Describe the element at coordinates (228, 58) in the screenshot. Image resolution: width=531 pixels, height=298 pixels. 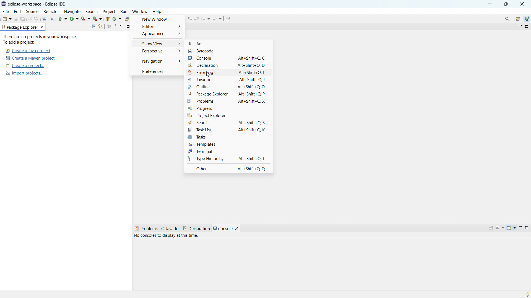
I see `Console     Alt+Shift+Q, C` at that location.